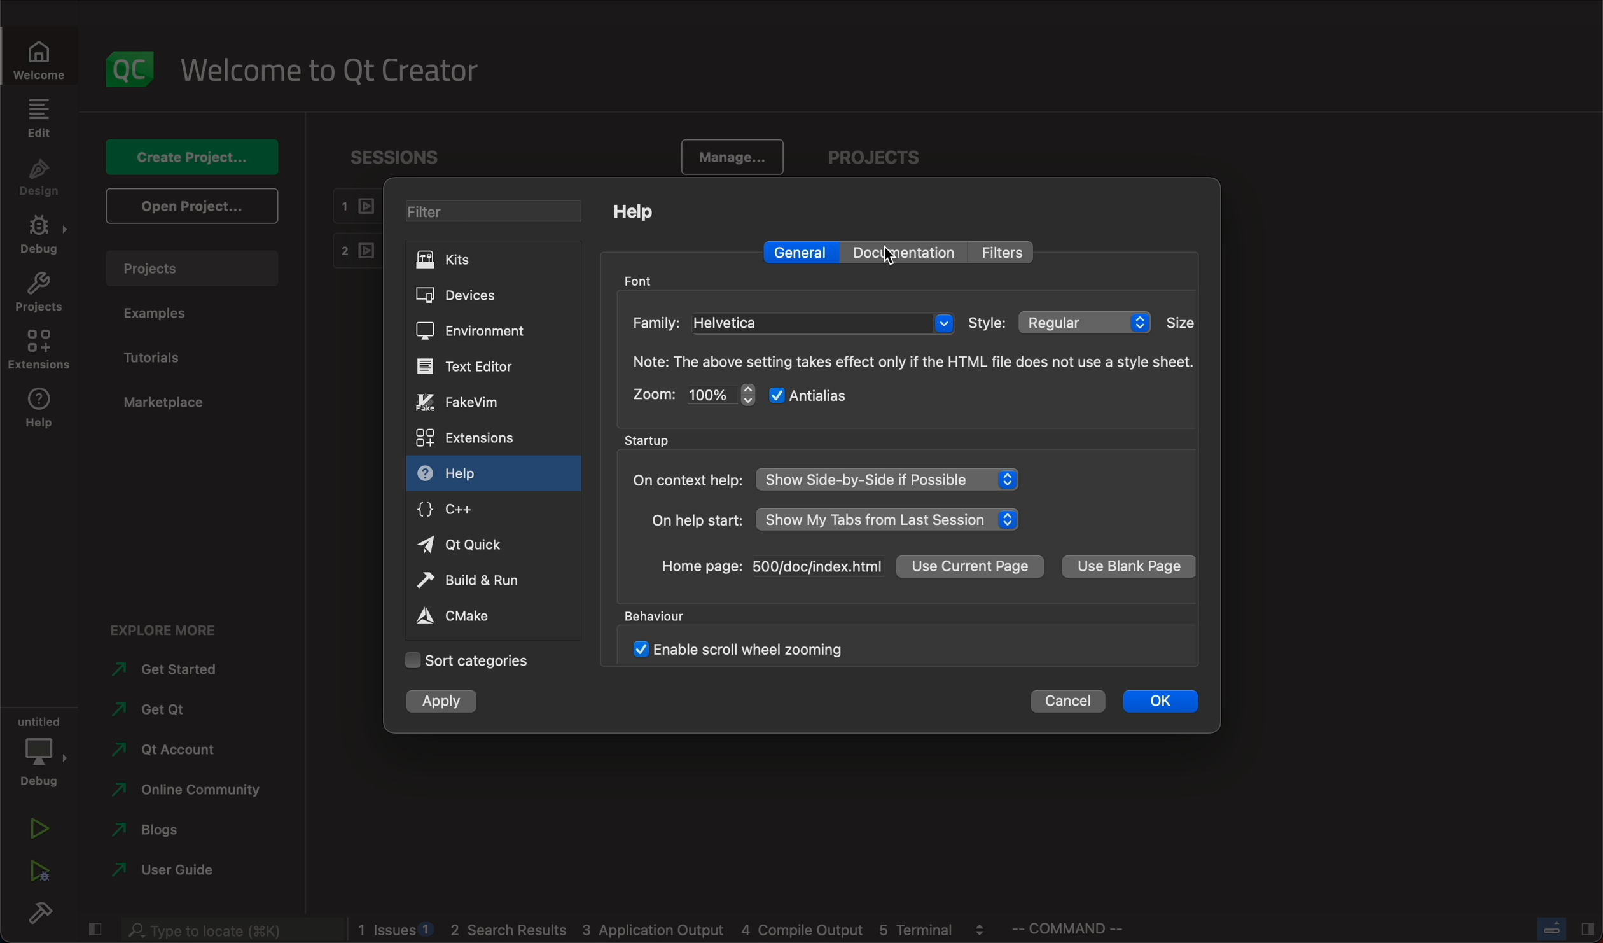 The image size is (1603, 943). I want to click on close slide bar, so click(99, 928).